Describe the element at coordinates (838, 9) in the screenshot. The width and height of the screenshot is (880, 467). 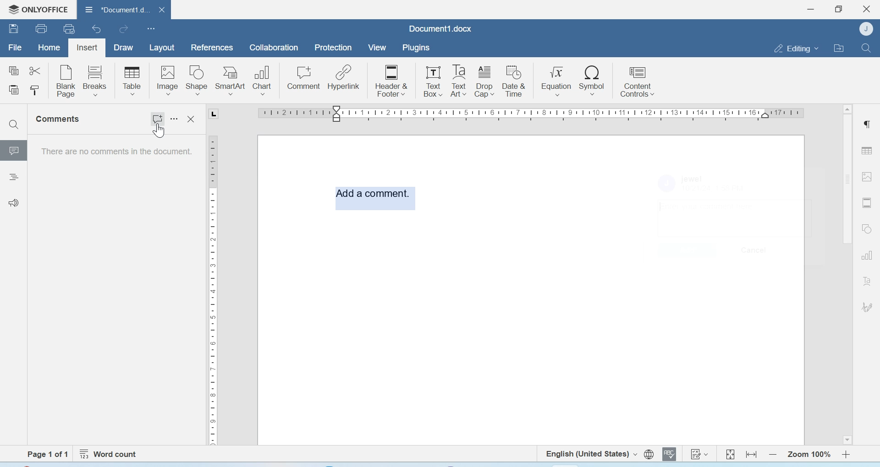
I see `Maximize` at that location.